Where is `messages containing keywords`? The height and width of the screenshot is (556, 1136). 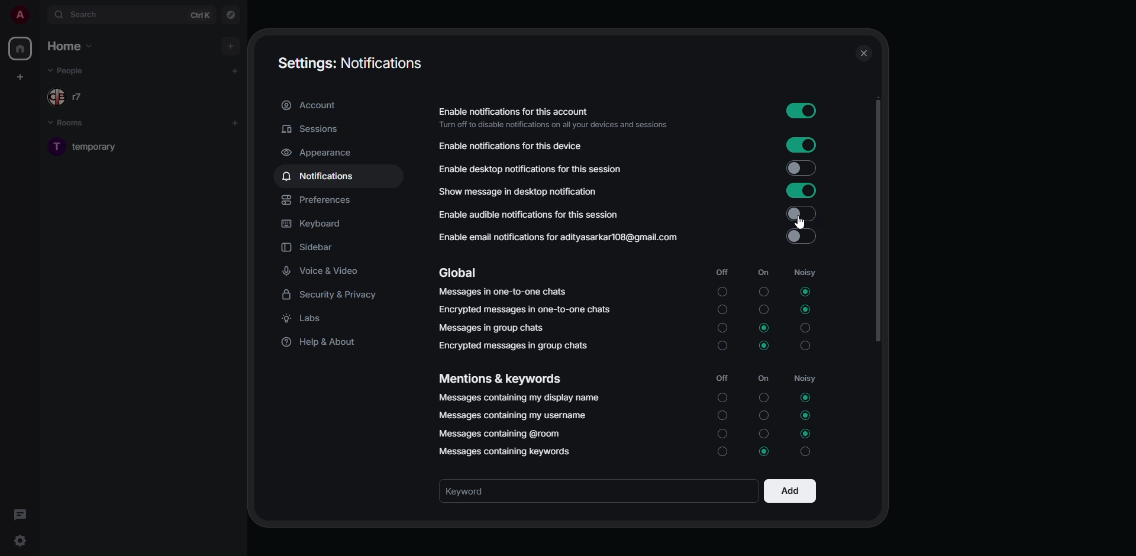 messages containing keywords is located at coordinates (503, 451).